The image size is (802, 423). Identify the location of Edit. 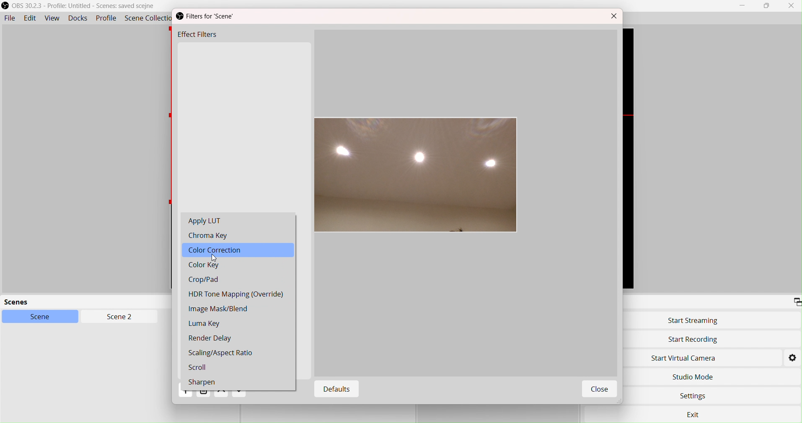
(30, 18).